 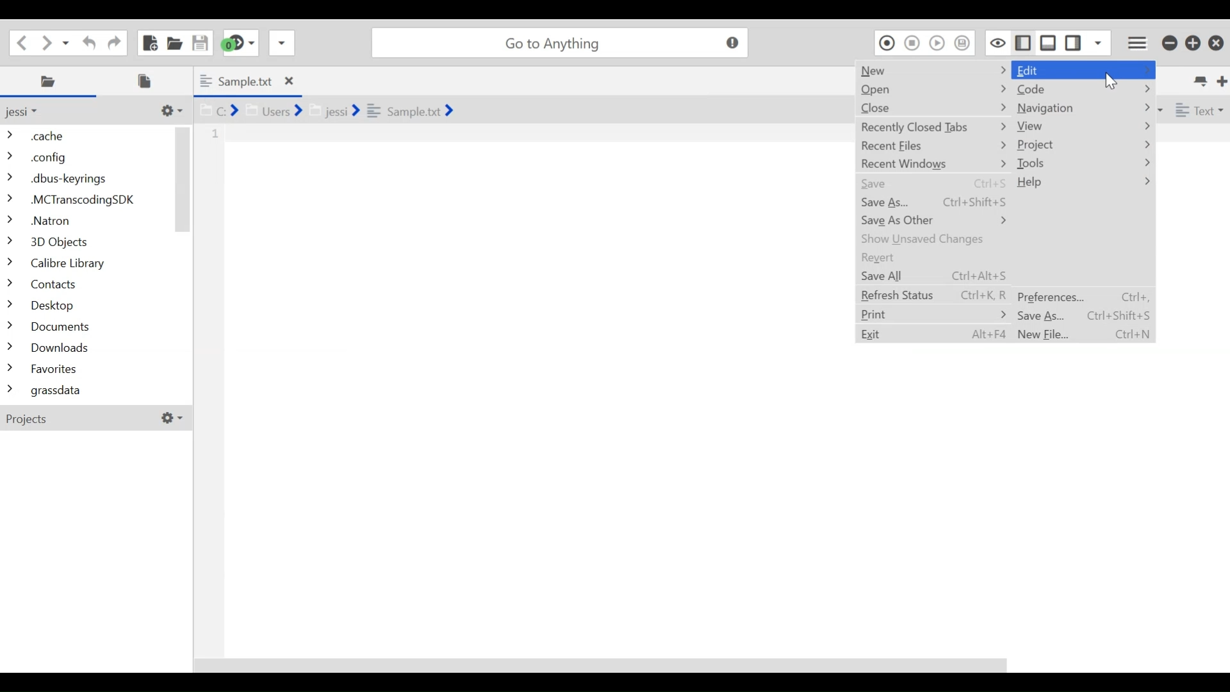 I want to click on Restore, so click(x=1193, y=43).